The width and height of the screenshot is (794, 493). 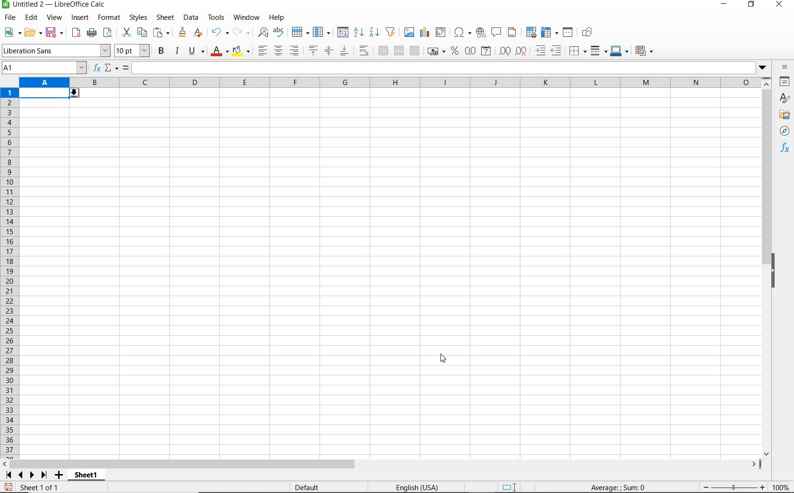 I want to click on export as pdf, so click(x=76, y=33).